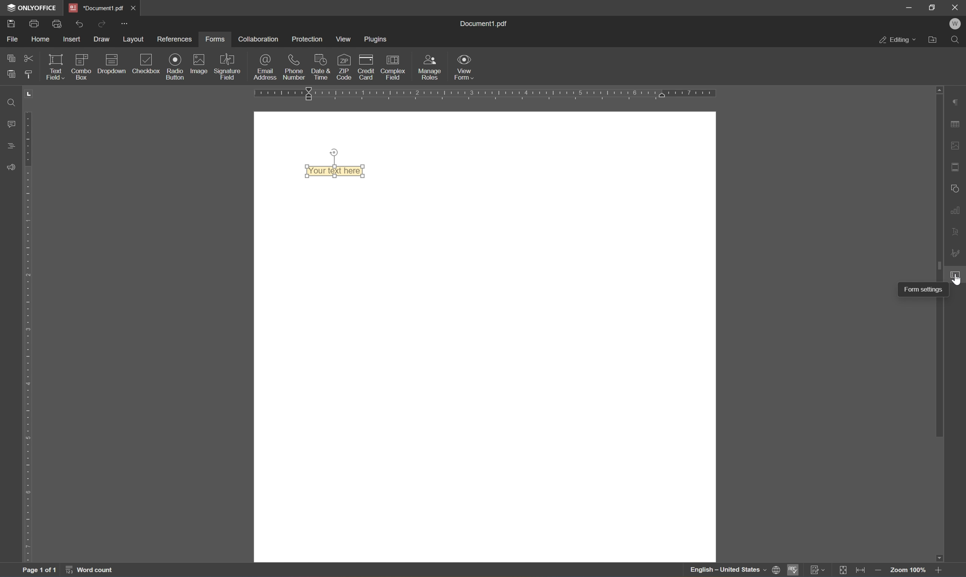 This screenshot has height=577, width=966. Describe the element at coordinates (486, 94) in the screenshot. I see `ruler` at that location.